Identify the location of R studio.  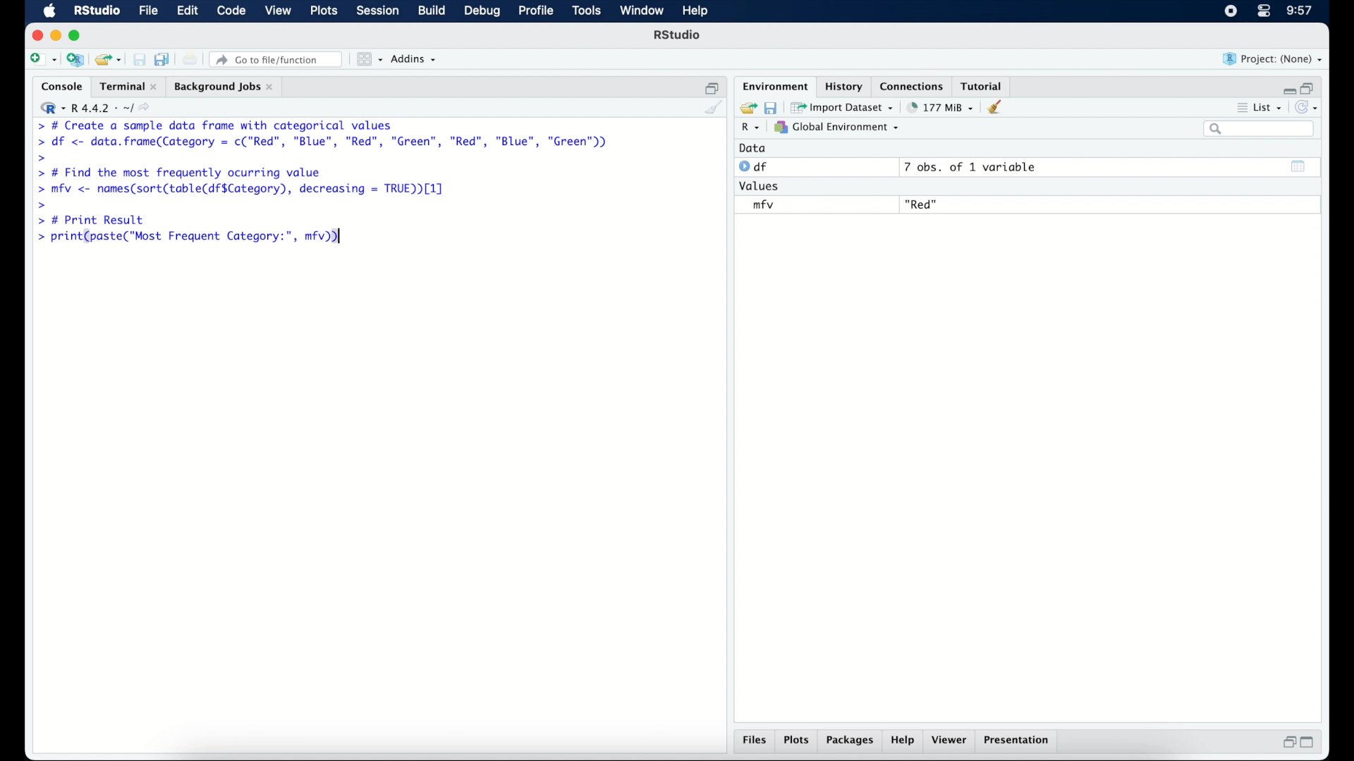
(97, 11).